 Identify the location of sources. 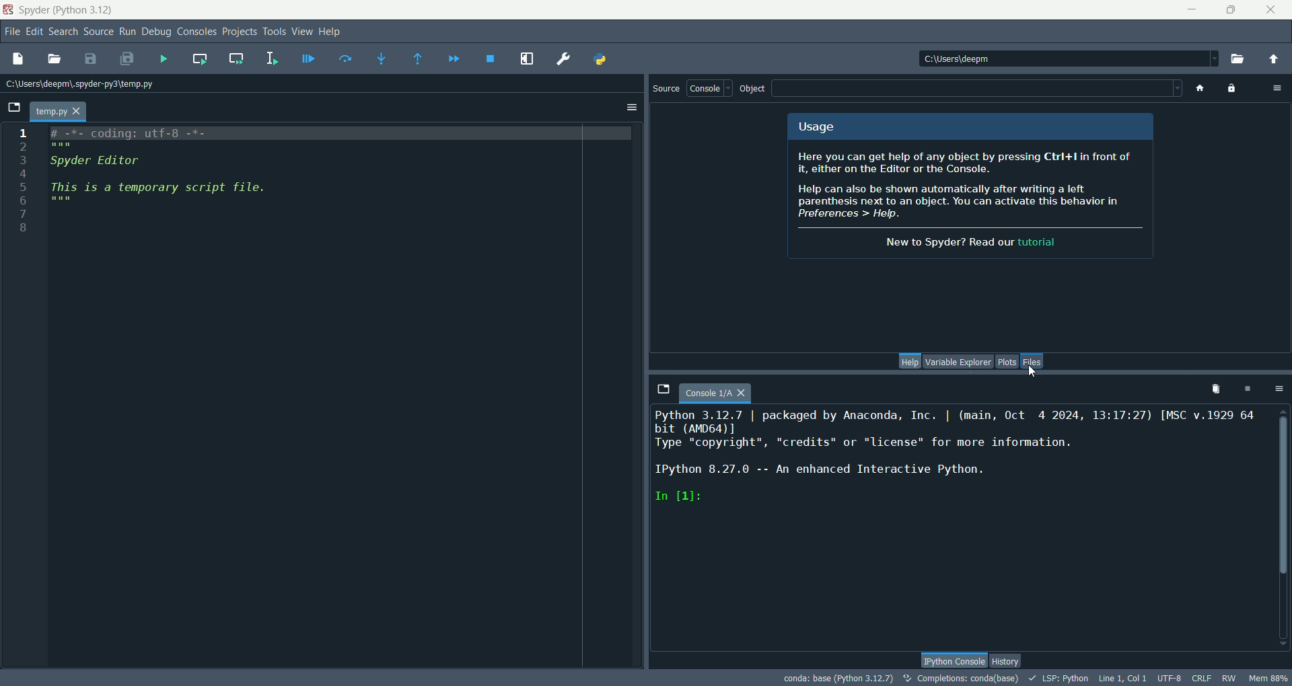
(98, 33).